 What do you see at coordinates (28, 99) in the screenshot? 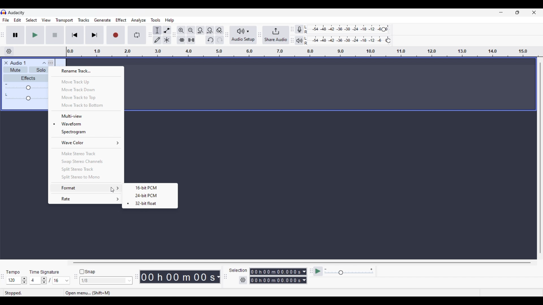
I see `slider` at bounding box center [28, 99].